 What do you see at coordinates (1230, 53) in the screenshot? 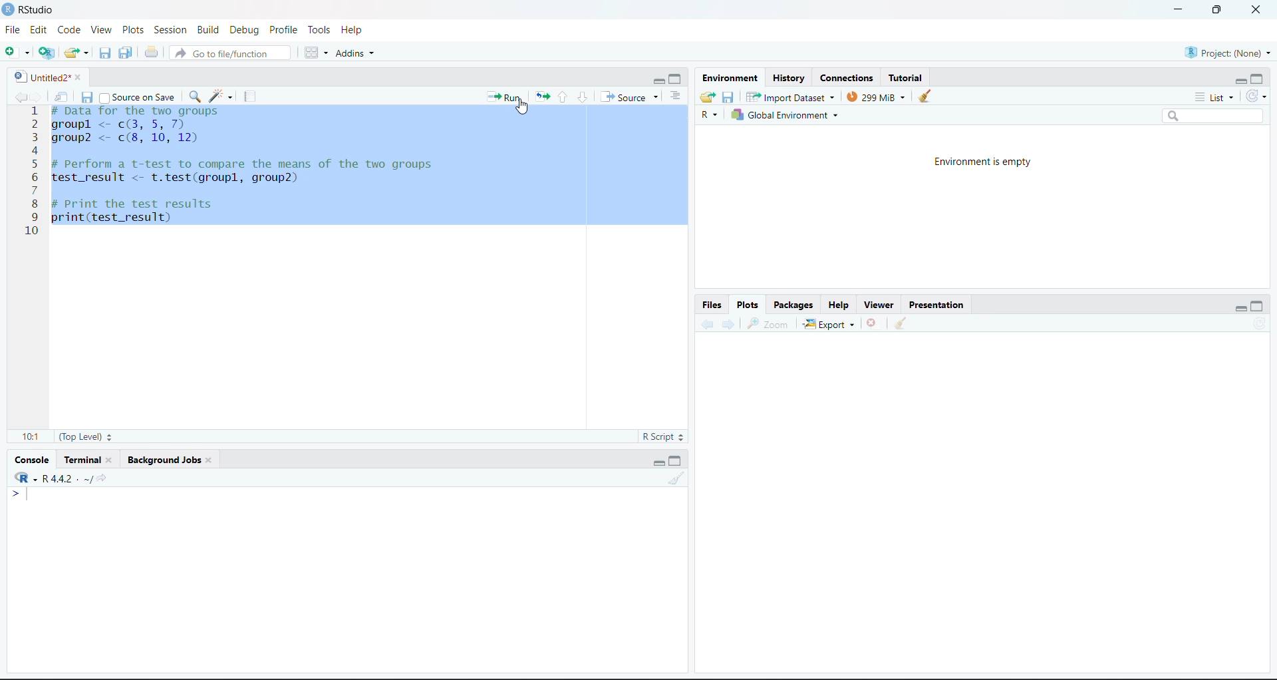
I see `Project(None)` at bounding box center [1230, 53].